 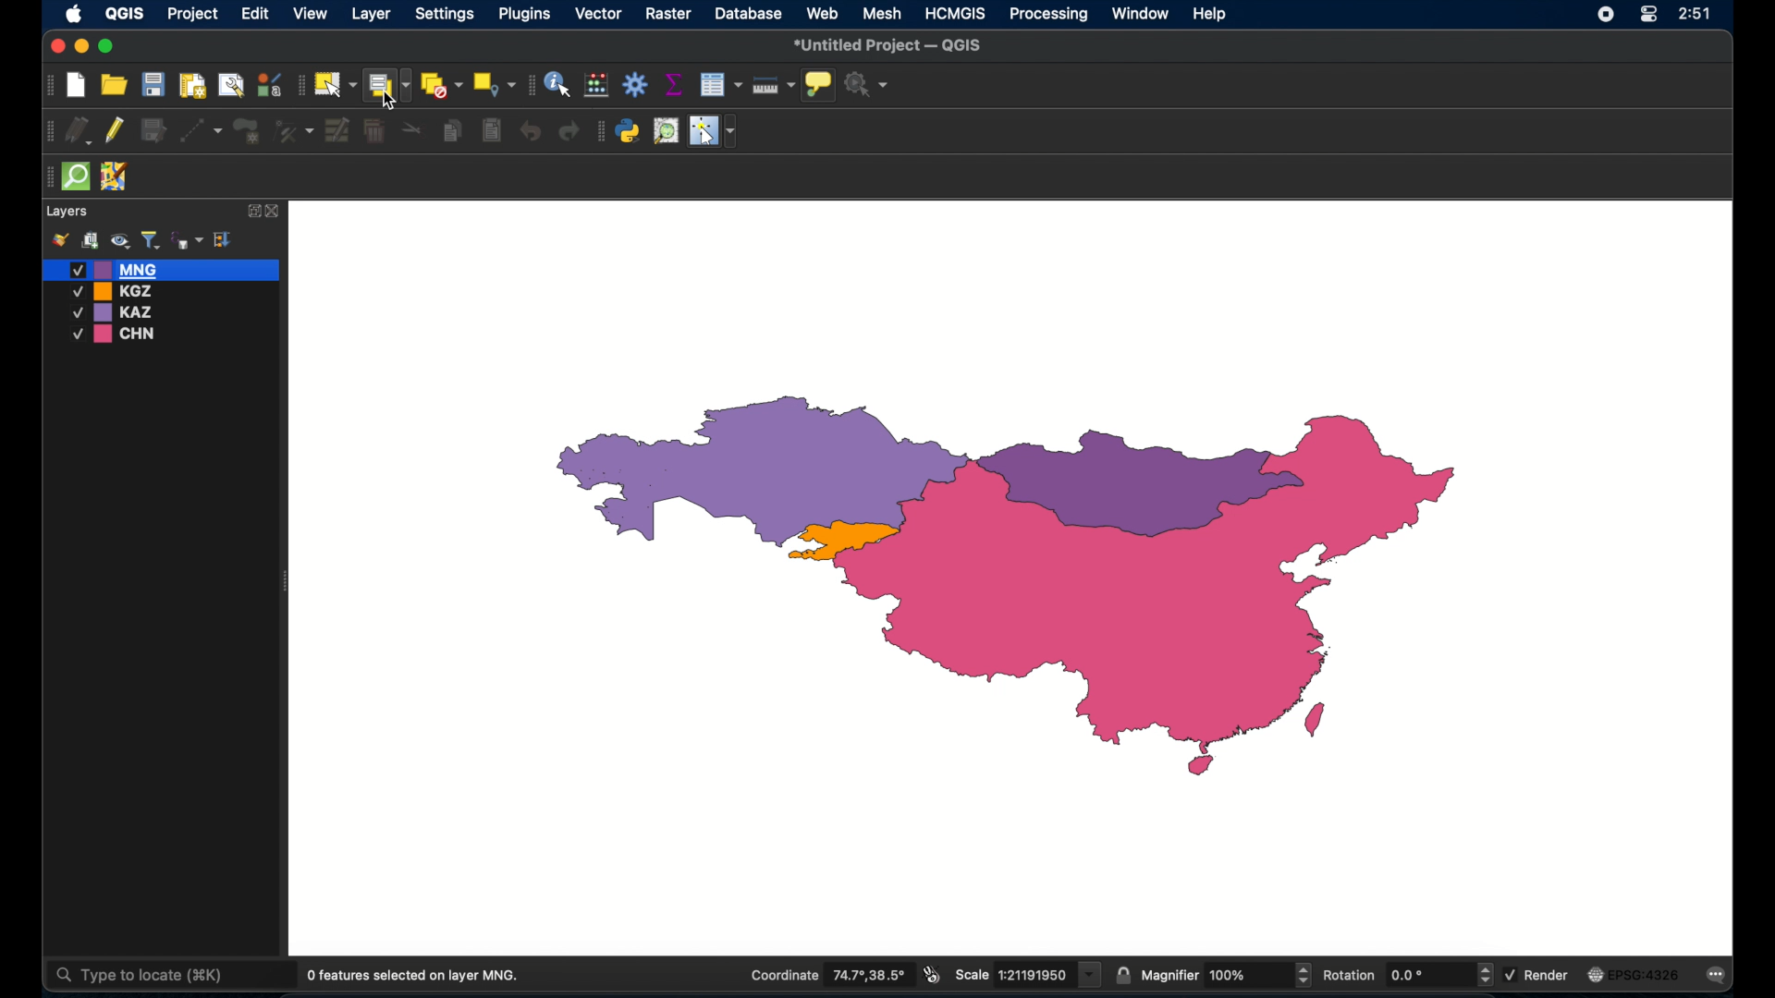 I want to click on edit, so click(x=255, y=15).